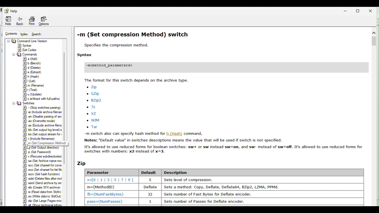 Image resolution: width=379 pixels, height=213 pixels. What do you see at coordinates (94, 94) in the screenshot?
I see `gzip` at bounding box center [94, 94].